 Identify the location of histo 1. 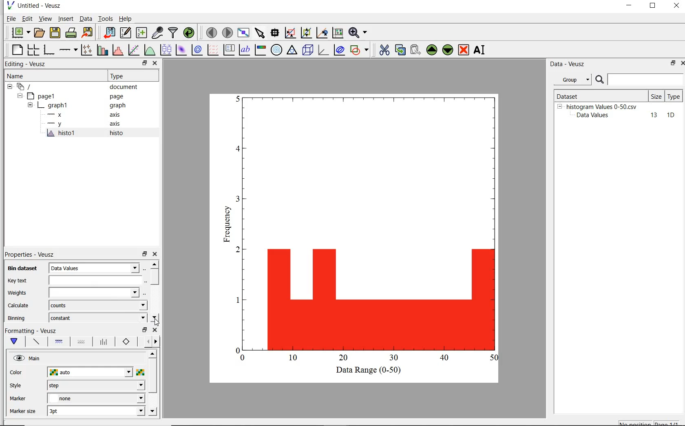
(62, 133).